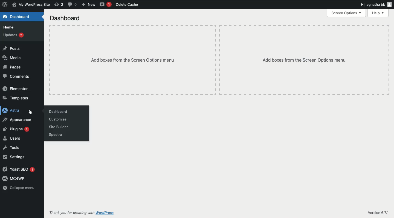 The image size is (394, 218). I want to click on Dashboard, so click(68, 19).